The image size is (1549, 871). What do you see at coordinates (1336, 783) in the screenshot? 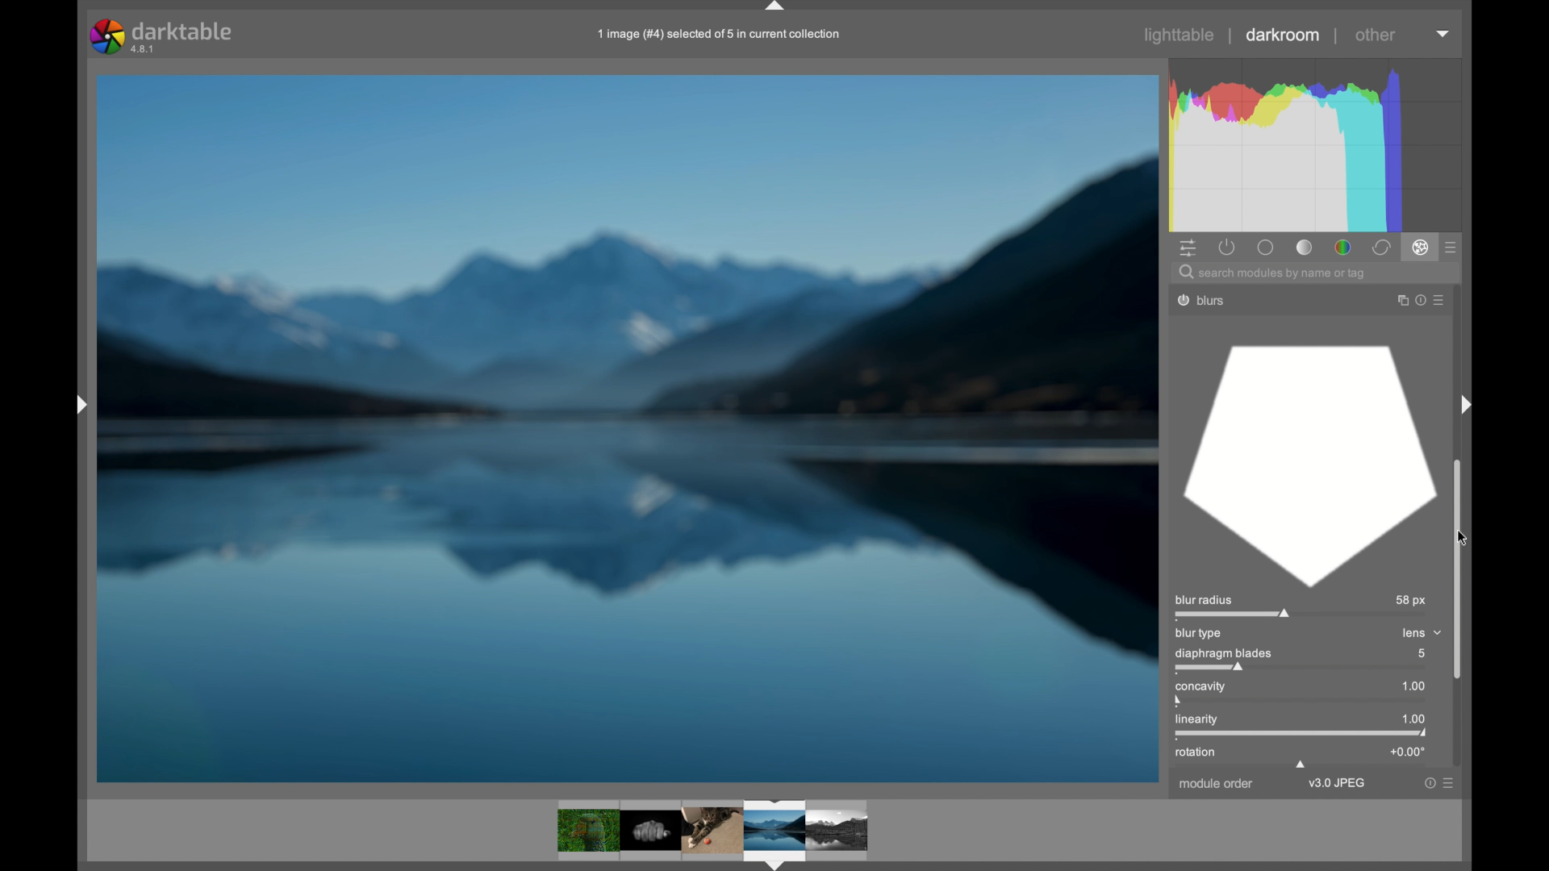
I see `v3.0jpeg` at bounding box center [1336, 783].